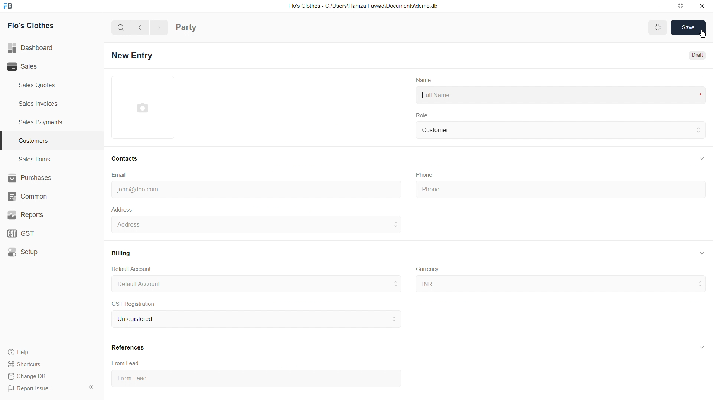 The image size is (713, 400). Describe the element at coordinates (134, 269) in the screenshot. I see `Default Account` at that location.